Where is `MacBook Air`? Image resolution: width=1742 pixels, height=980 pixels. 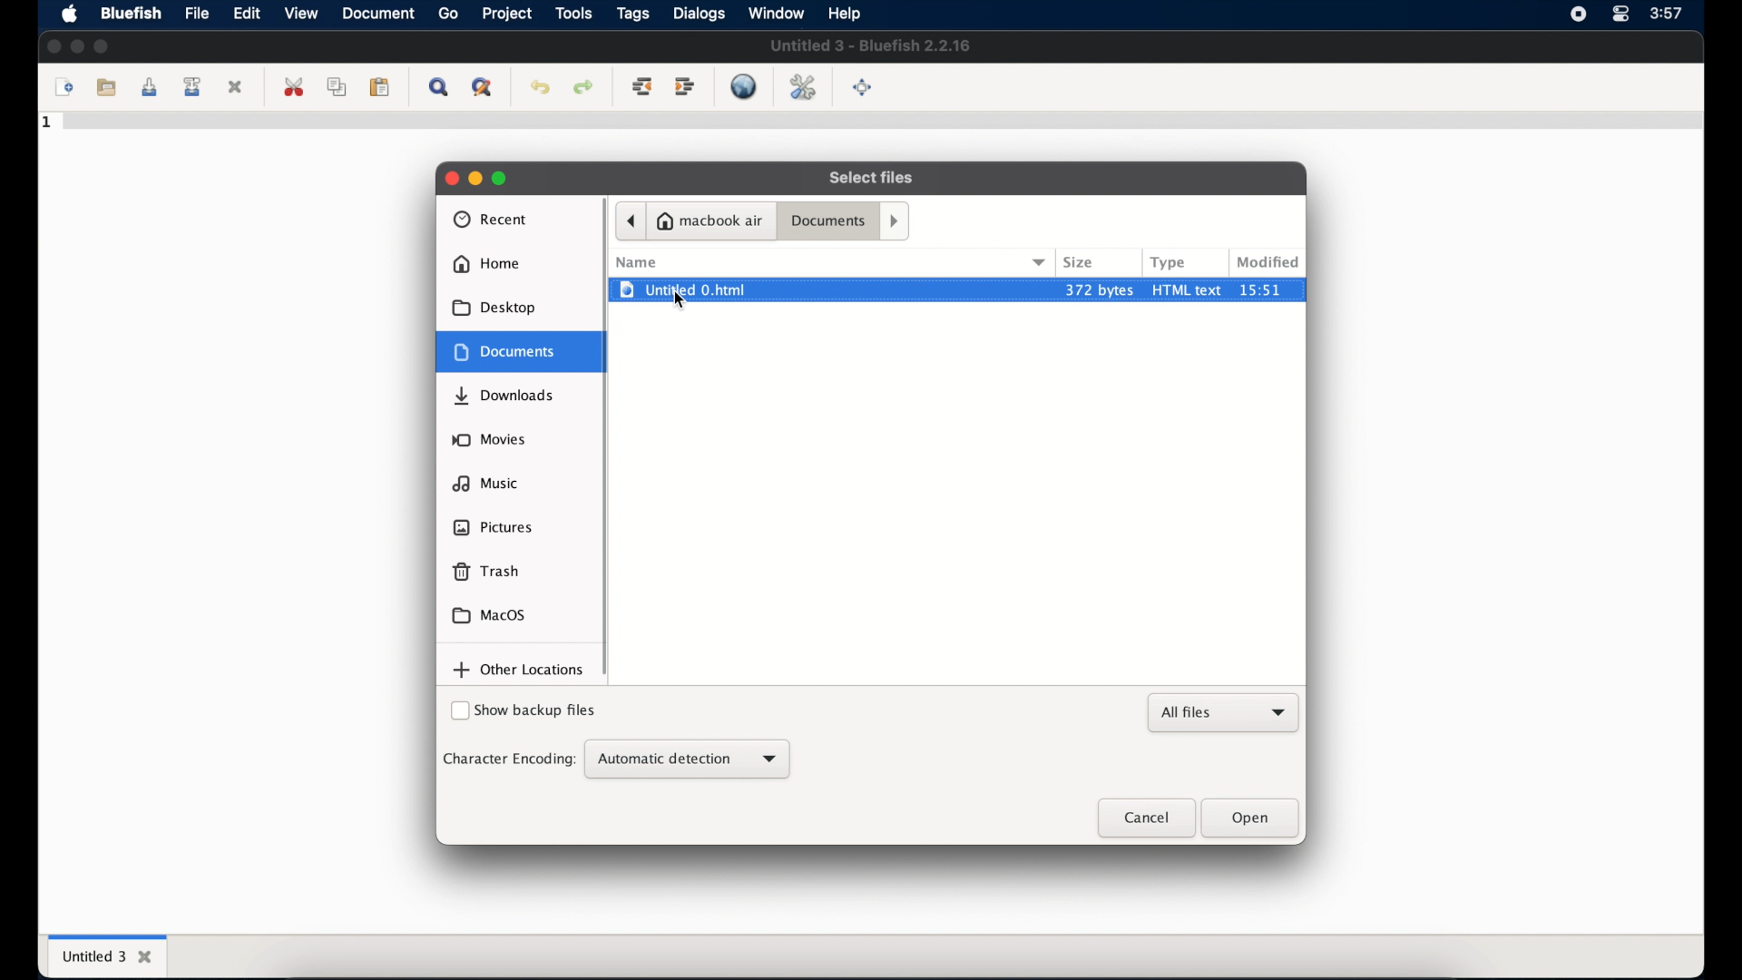 MacBook Air is located at coordinates (711, 220).